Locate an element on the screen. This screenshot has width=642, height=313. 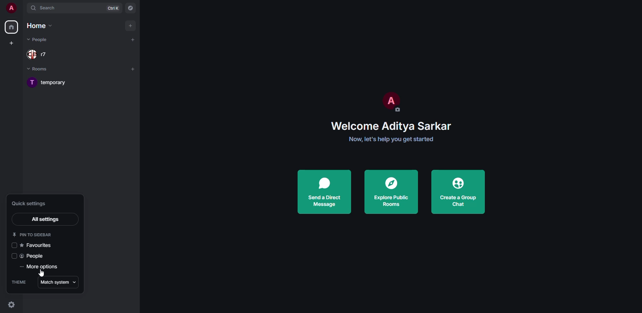
search is located at coordinates (46, 8).